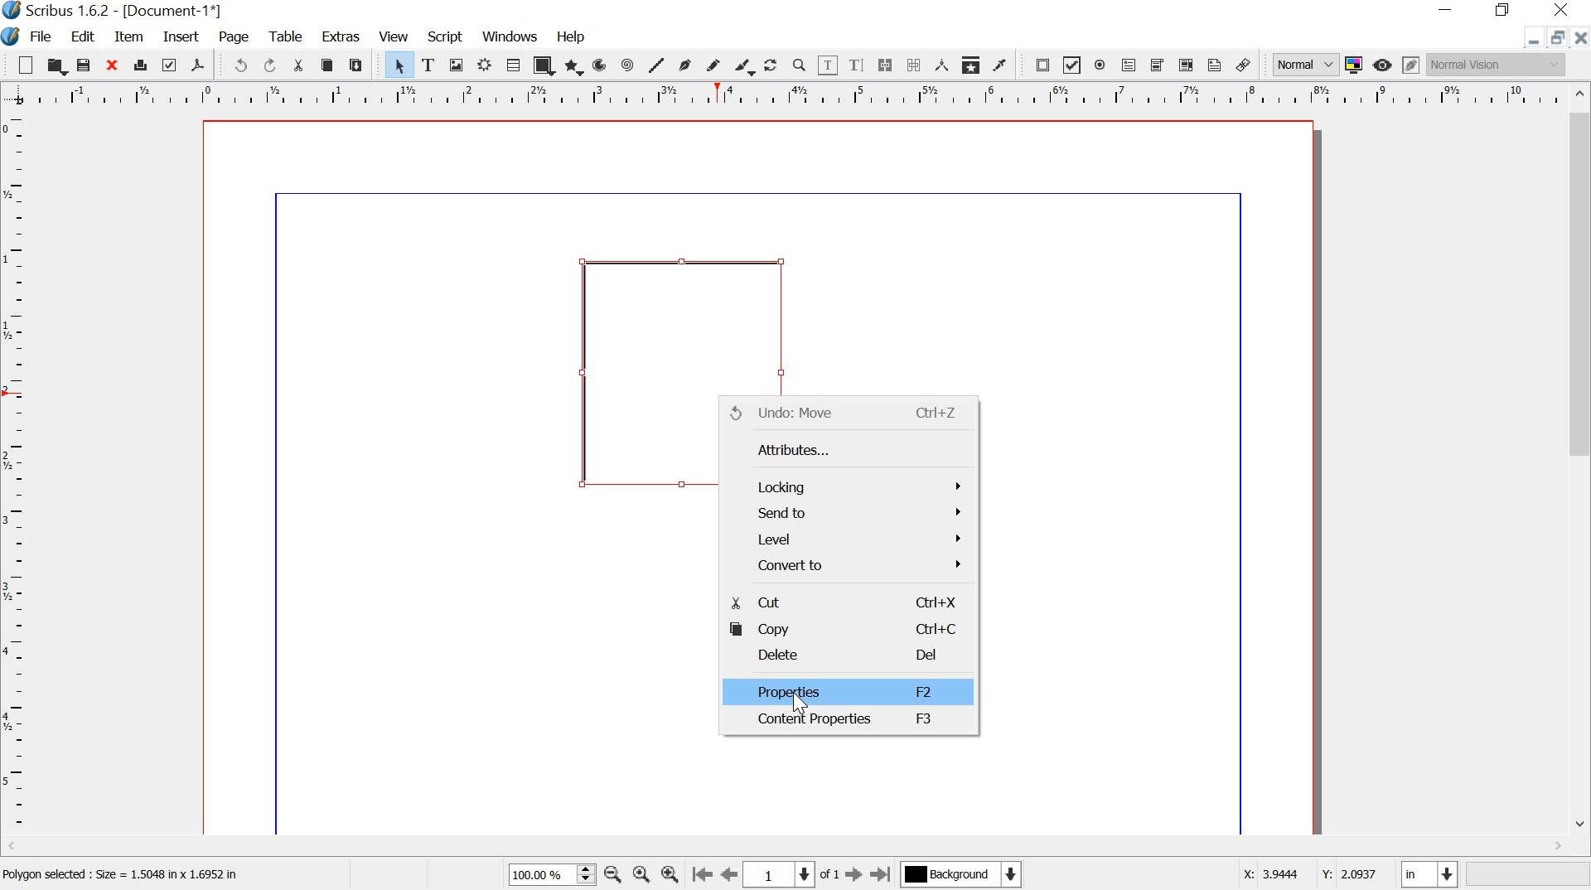 The width and height of the screenshot is (1591, 890). What do you see at coordinates (1072, 65) in the screenshot?
I see `pdf check box` at bounding box center [1072, 65].